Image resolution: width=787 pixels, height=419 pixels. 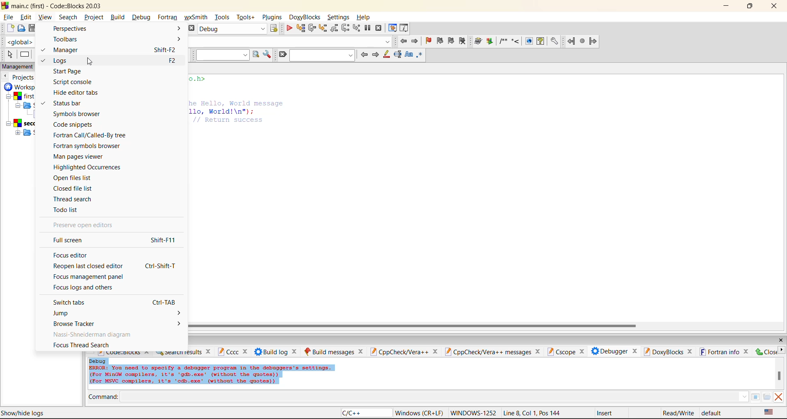 I want to click on workspaces, so click(x=20, y=112).